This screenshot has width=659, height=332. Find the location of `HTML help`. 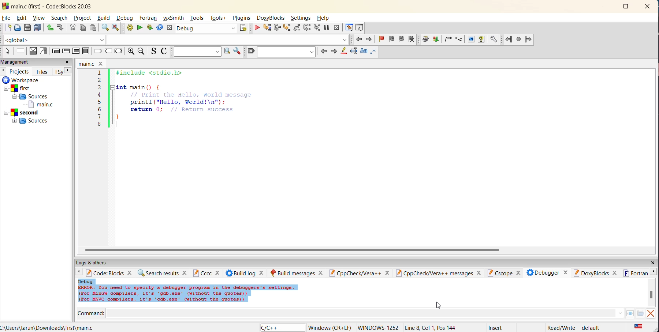

HTML help is located at coordinates (481, 39).